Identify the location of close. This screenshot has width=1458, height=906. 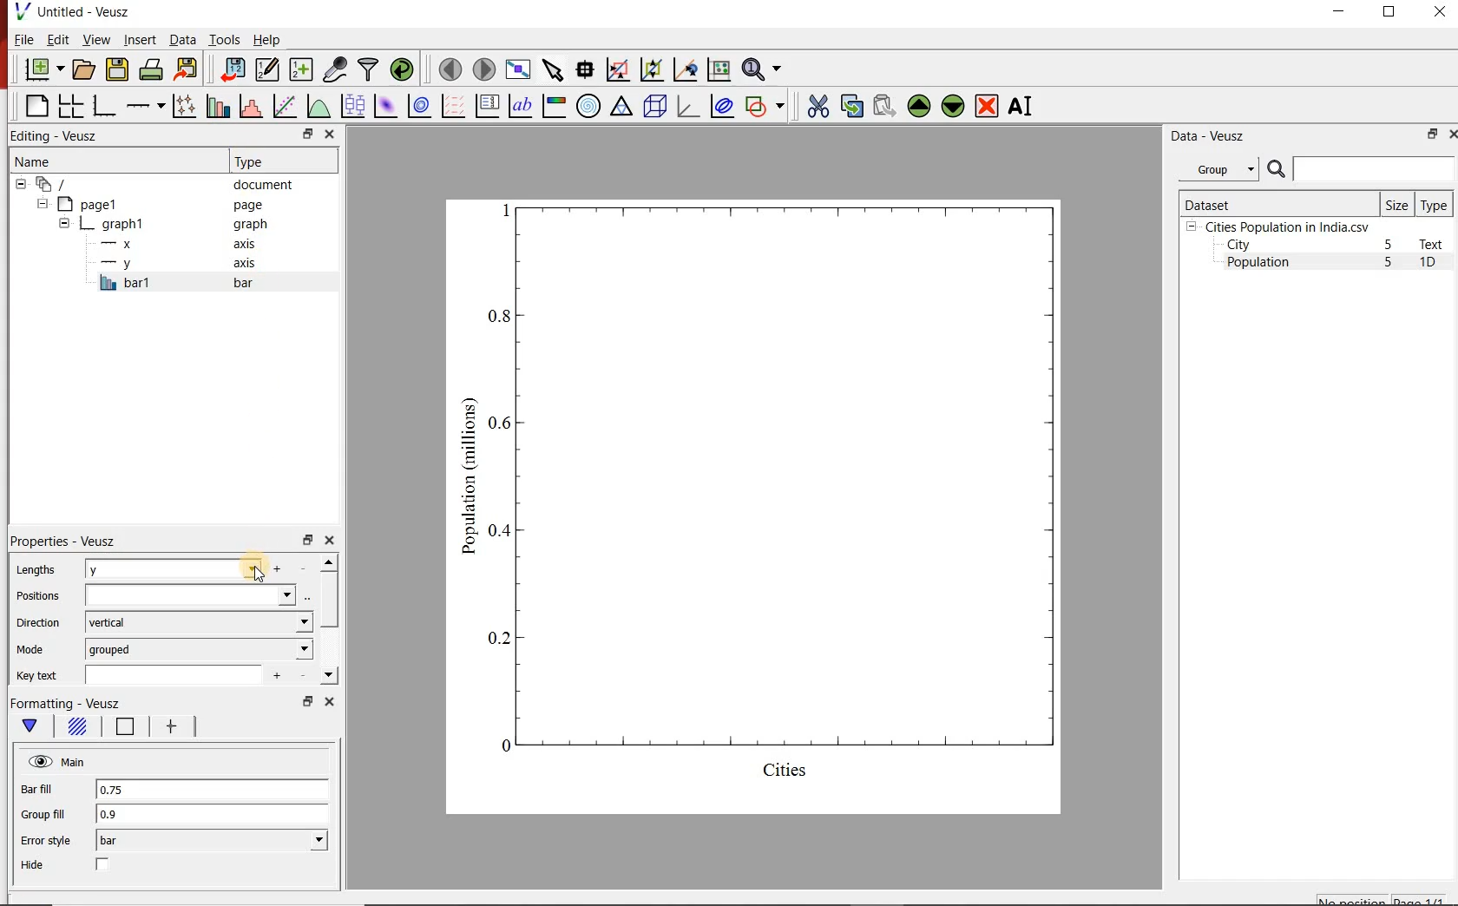
(332, 134).